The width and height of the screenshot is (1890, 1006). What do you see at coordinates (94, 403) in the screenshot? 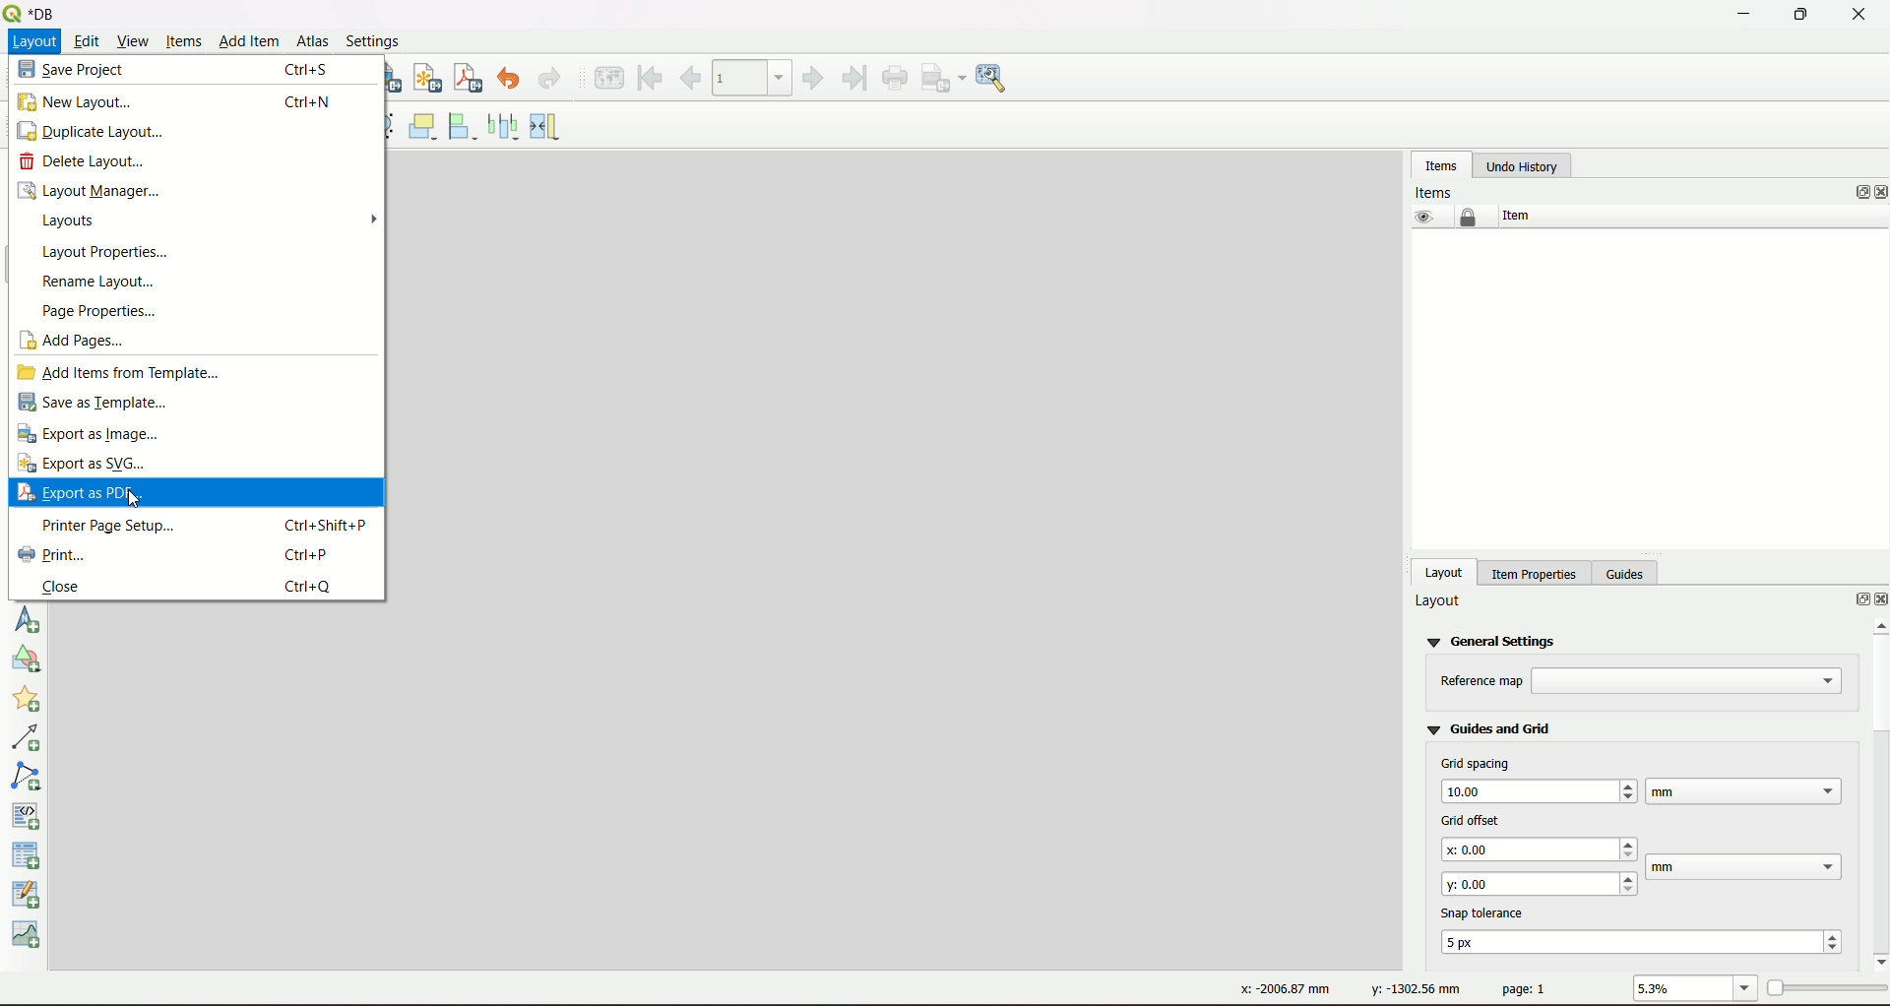
I see `save as template` at bounding box center [94, 403].